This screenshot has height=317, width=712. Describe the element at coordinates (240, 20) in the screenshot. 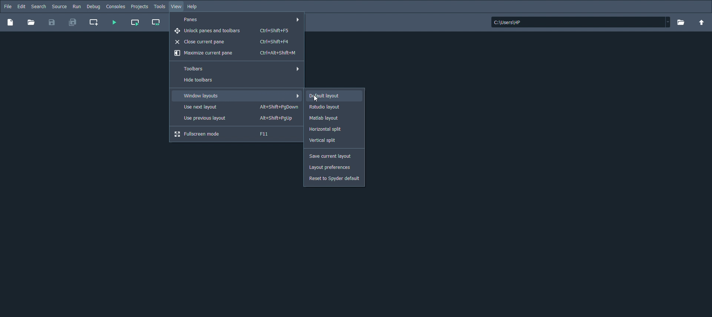

I see `Panes` at that location.